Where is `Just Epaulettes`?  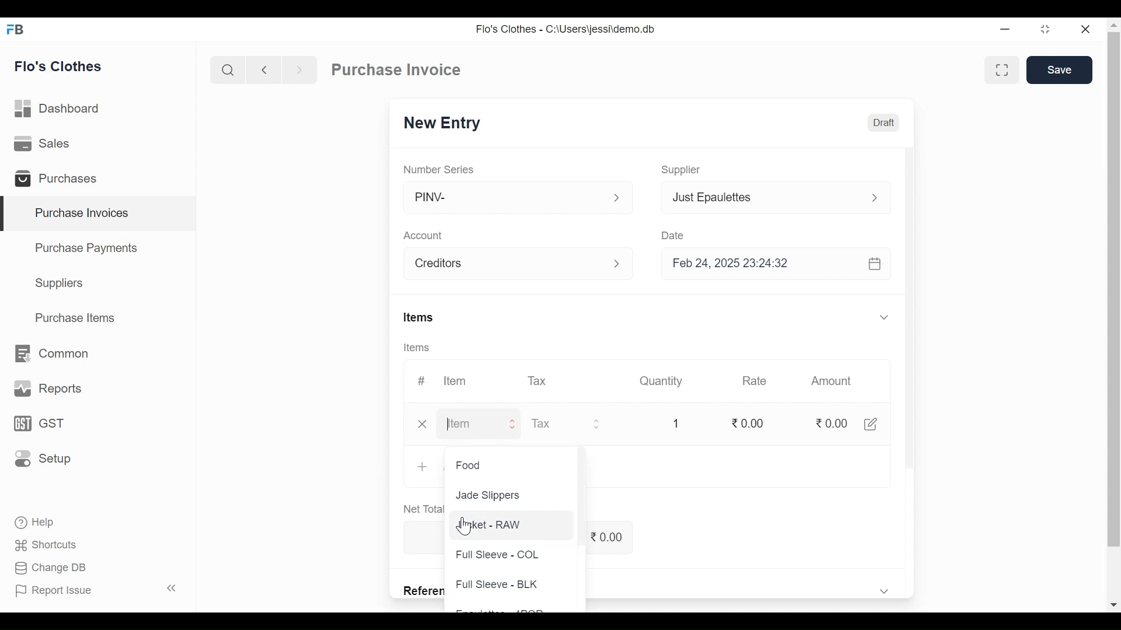
Just Epaulettes is located at coordinates (762, 197).